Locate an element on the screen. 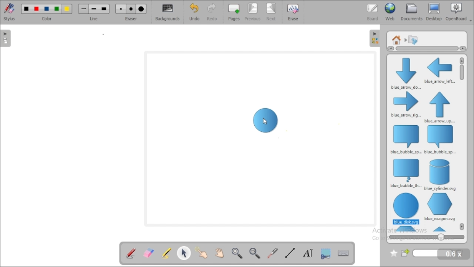 The image size is (474, 267). highlight is located at coordinates (166, 253).